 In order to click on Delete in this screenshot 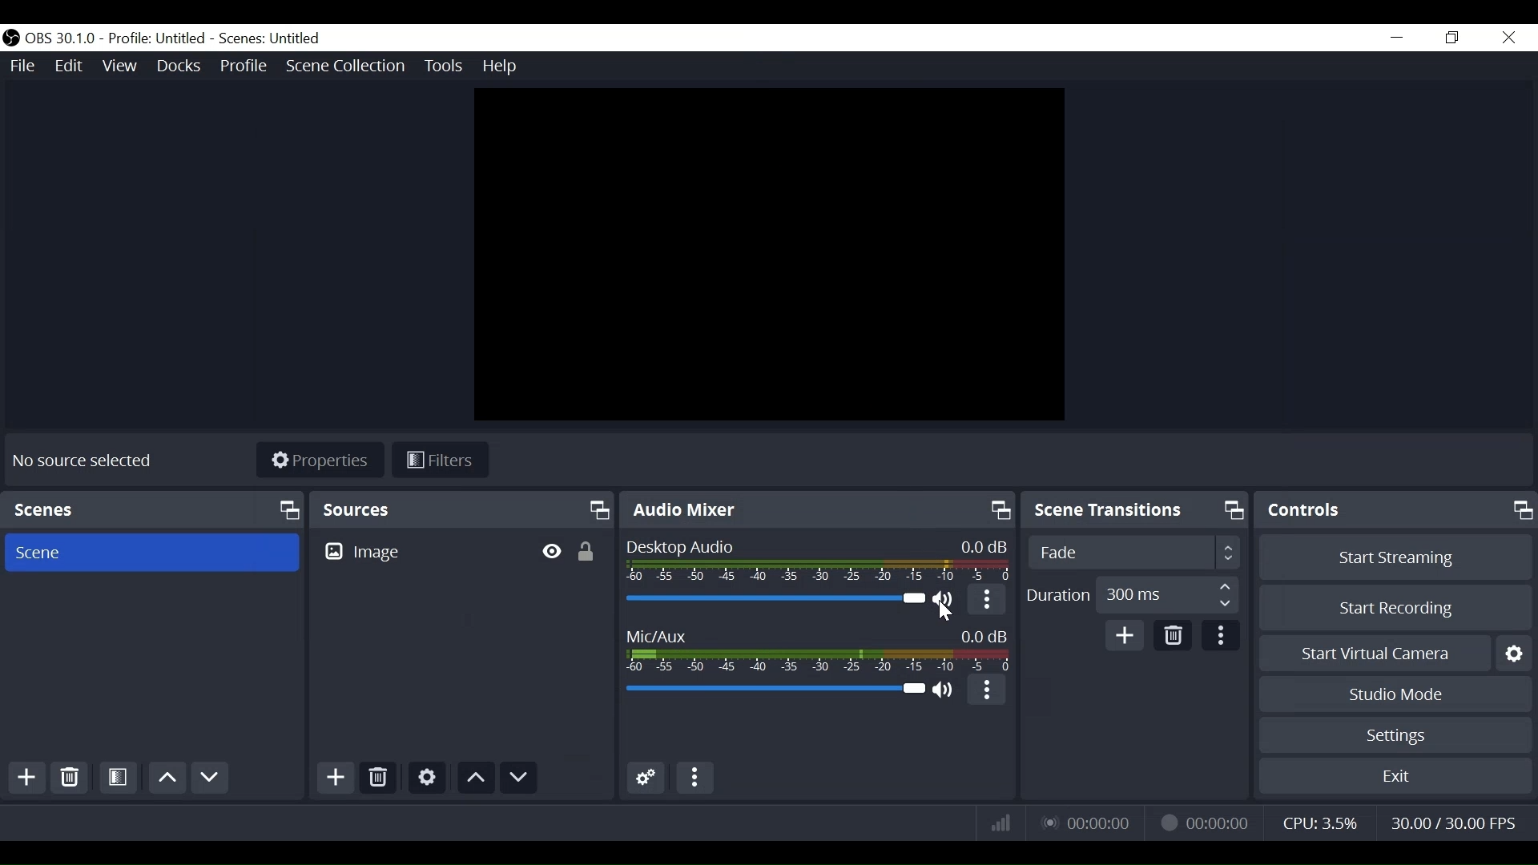, I will do `click(71, 777)`.